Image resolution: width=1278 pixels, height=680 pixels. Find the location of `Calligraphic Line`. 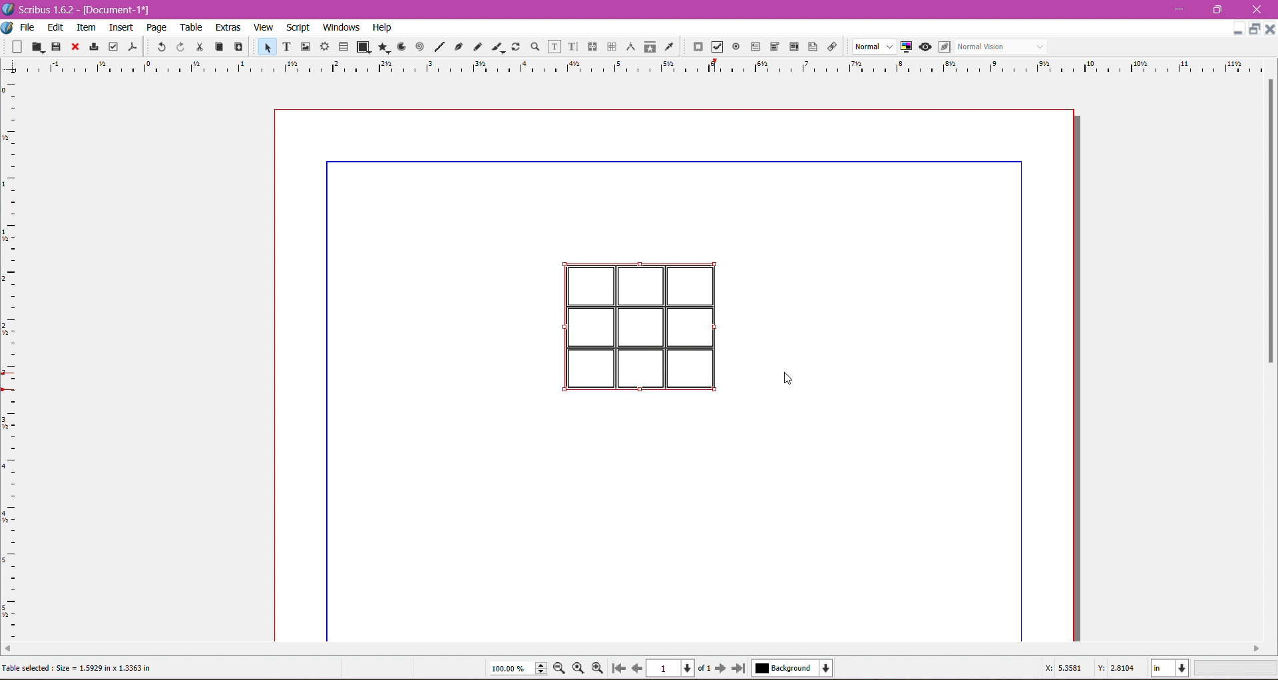

Calligraphic Line is located at coordinates (497, 45).